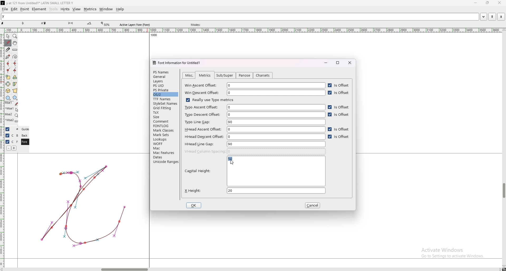  Describe the element at coordinates (106, 24) in the screenshot. I see `zoom percentage` at that location.